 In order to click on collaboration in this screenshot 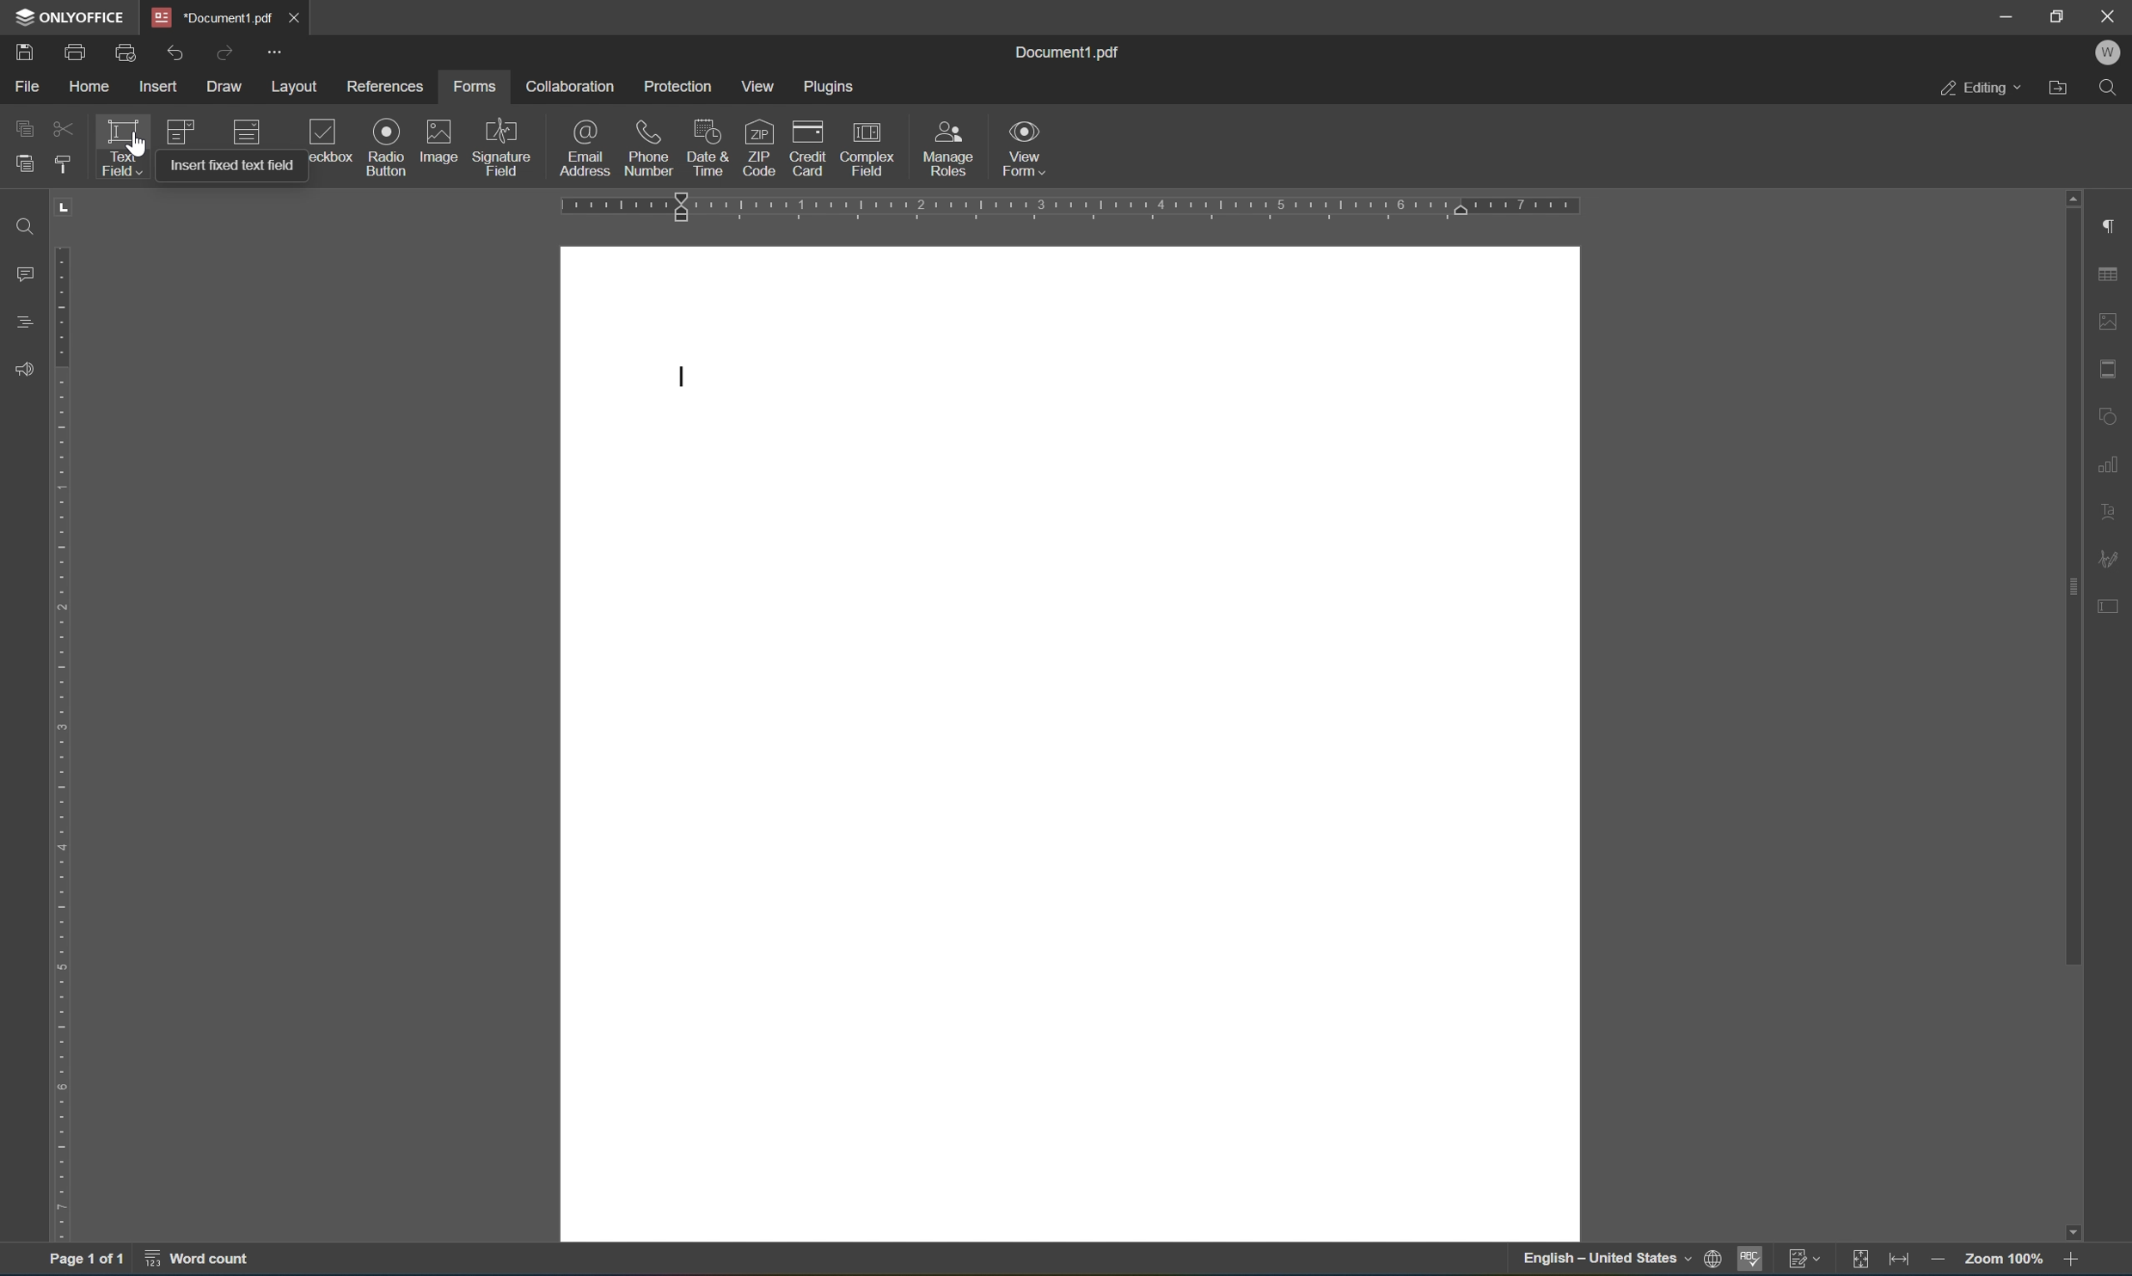, I will do `click(573, 88)`.